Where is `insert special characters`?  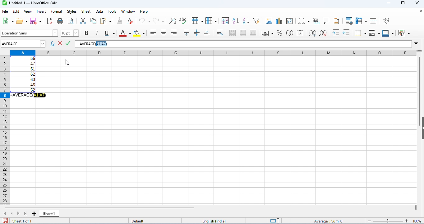
insert special characters is located at coordinates (304, 21).